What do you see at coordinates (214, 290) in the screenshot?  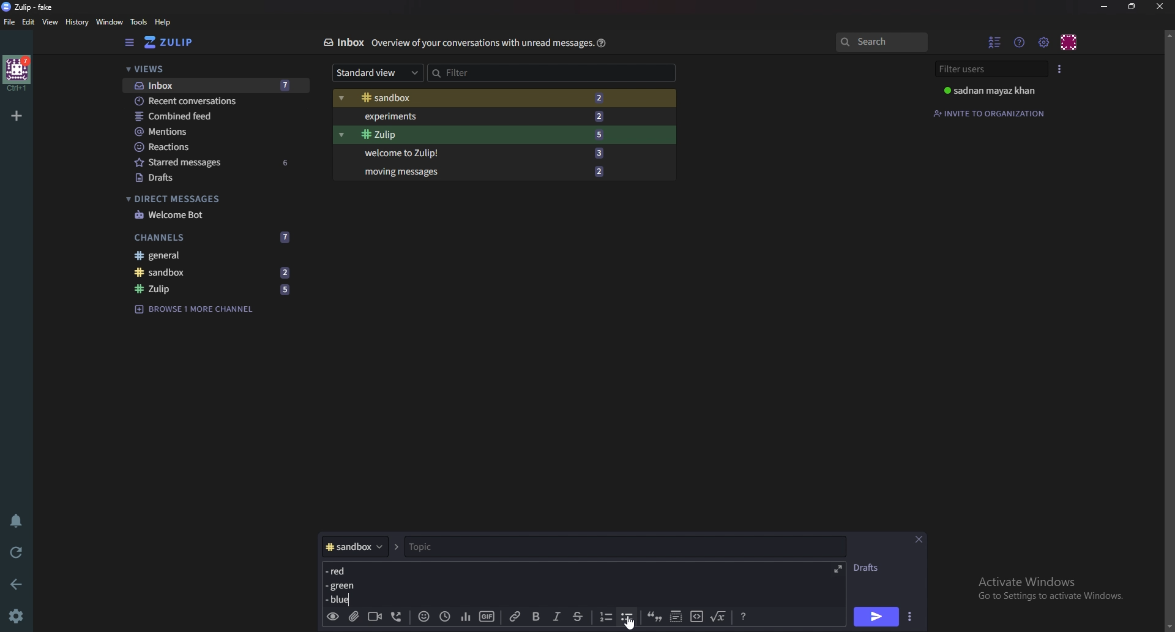 I see `Zulip` at bounding box center [214, 290].